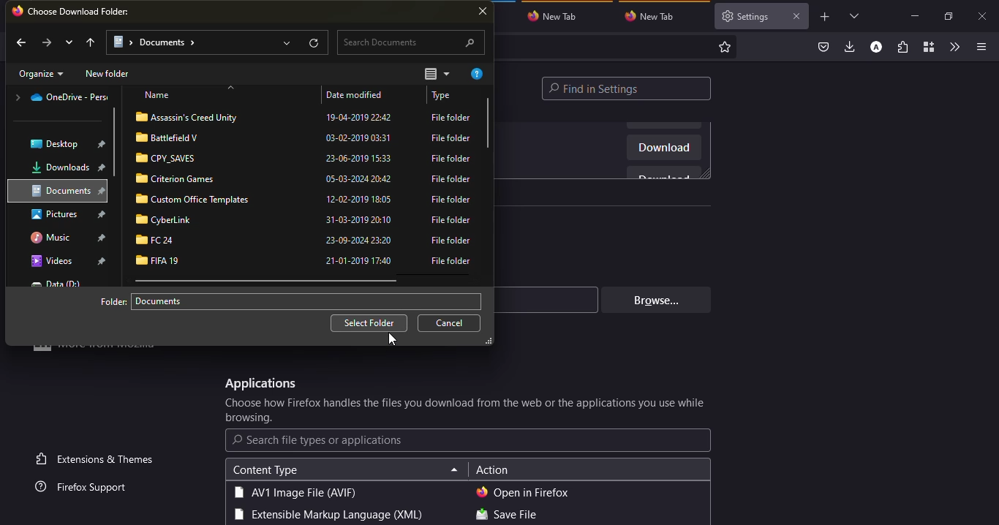  I want to click on location selected, so click(163, 301).